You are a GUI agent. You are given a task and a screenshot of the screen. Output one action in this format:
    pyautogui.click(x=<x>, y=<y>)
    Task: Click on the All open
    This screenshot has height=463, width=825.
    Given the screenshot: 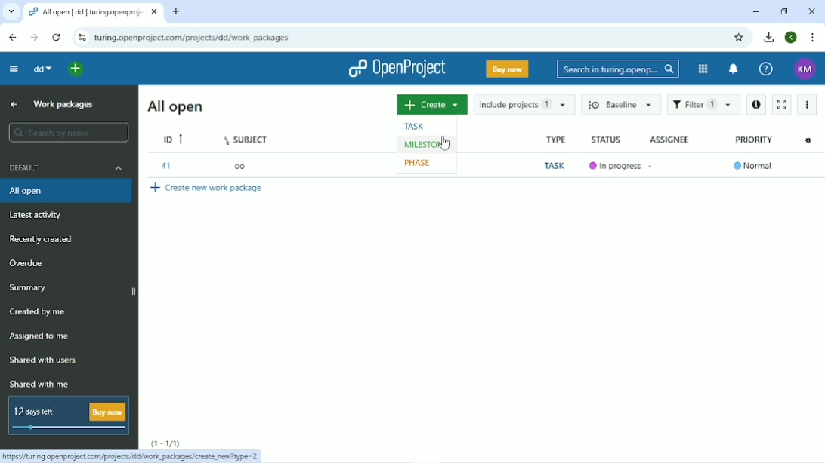 What is the action you would take?
    pyautogui.click(x=68, y=192)
    